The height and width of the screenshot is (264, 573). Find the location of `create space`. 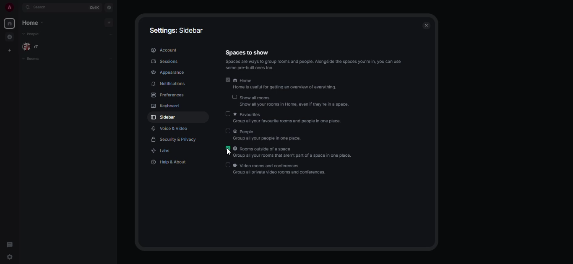

create space is located at coordinates (9, 51).